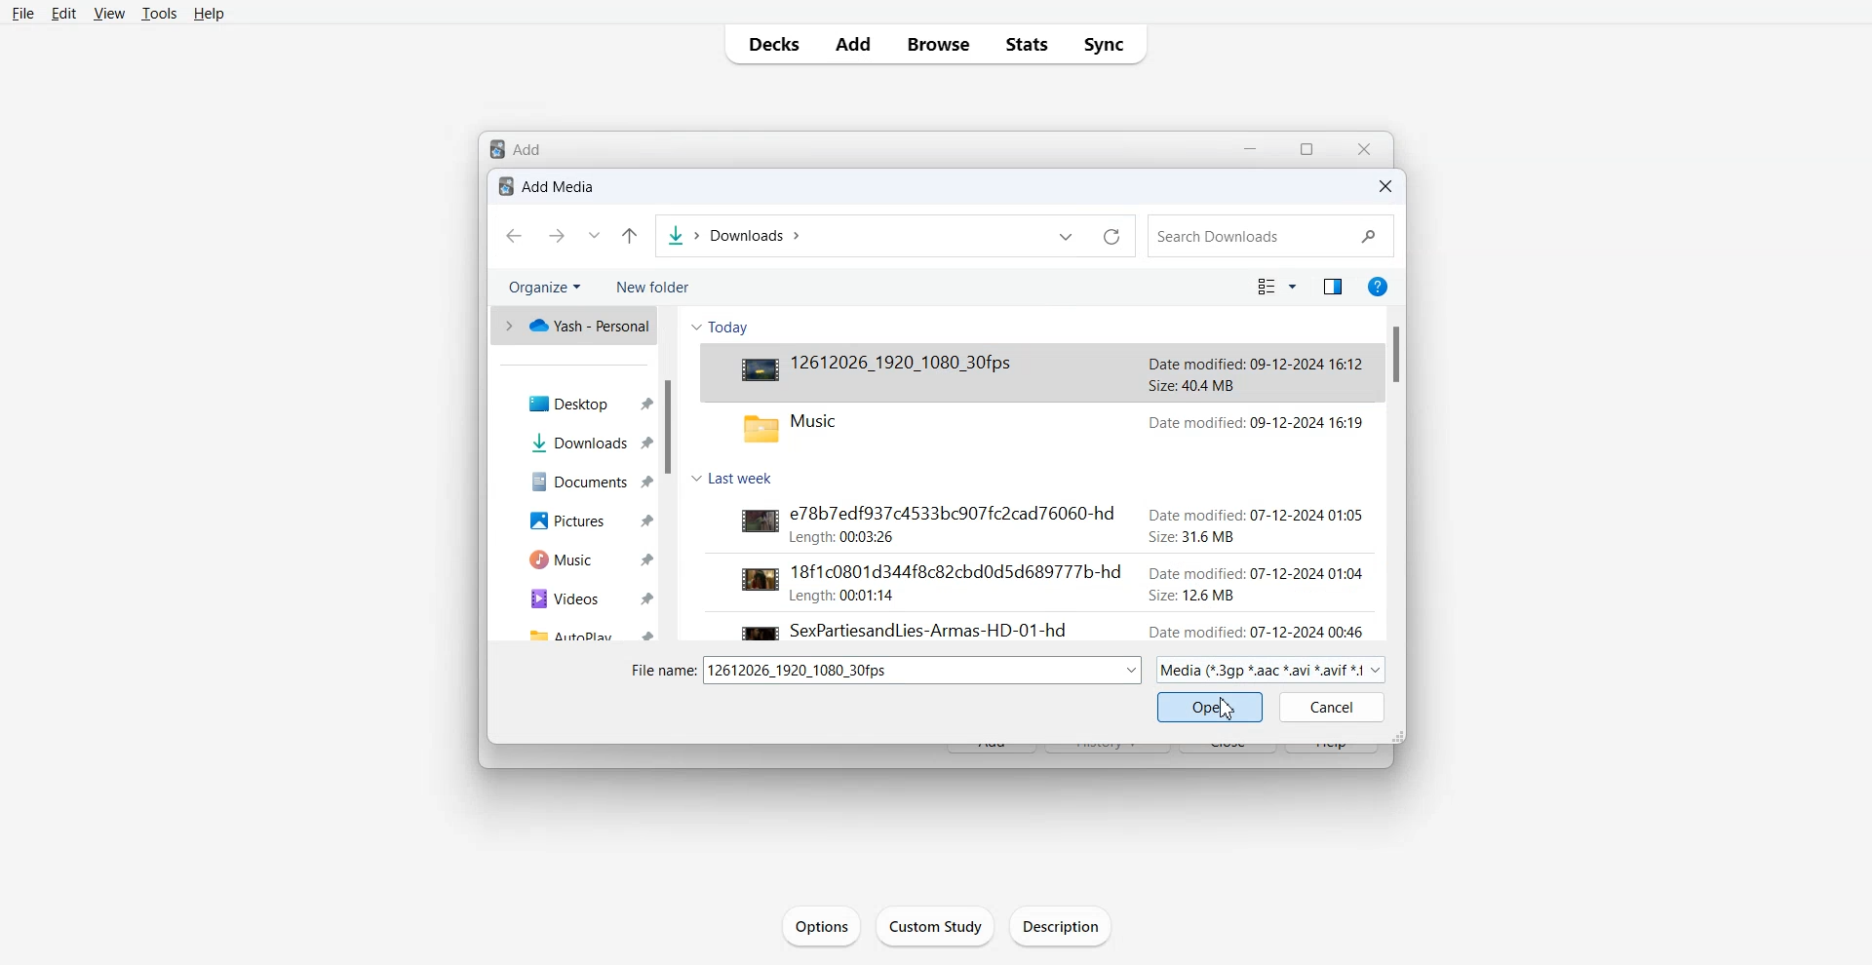 The width and height of the screenshot is (1872, 965). What do you see at coordinates (1223, 709) in the screenshot?
I see `Cursor` at bounding box center [1223, 709].